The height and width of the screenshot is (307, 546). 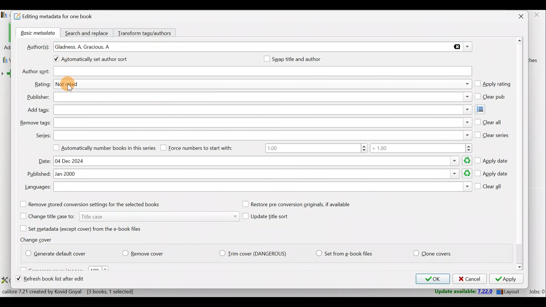 What do you see at coordinates (508, 280) in the screenshot?
I see `Apply` at bounding box center [508, 280].